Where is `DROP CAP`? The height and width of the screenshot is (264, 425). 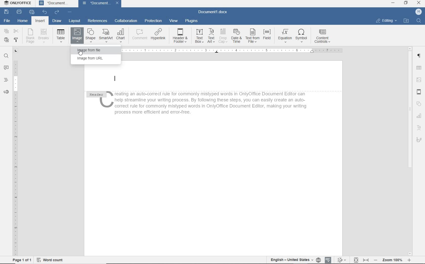
DROP CAP is located at coordinates (223, 37).